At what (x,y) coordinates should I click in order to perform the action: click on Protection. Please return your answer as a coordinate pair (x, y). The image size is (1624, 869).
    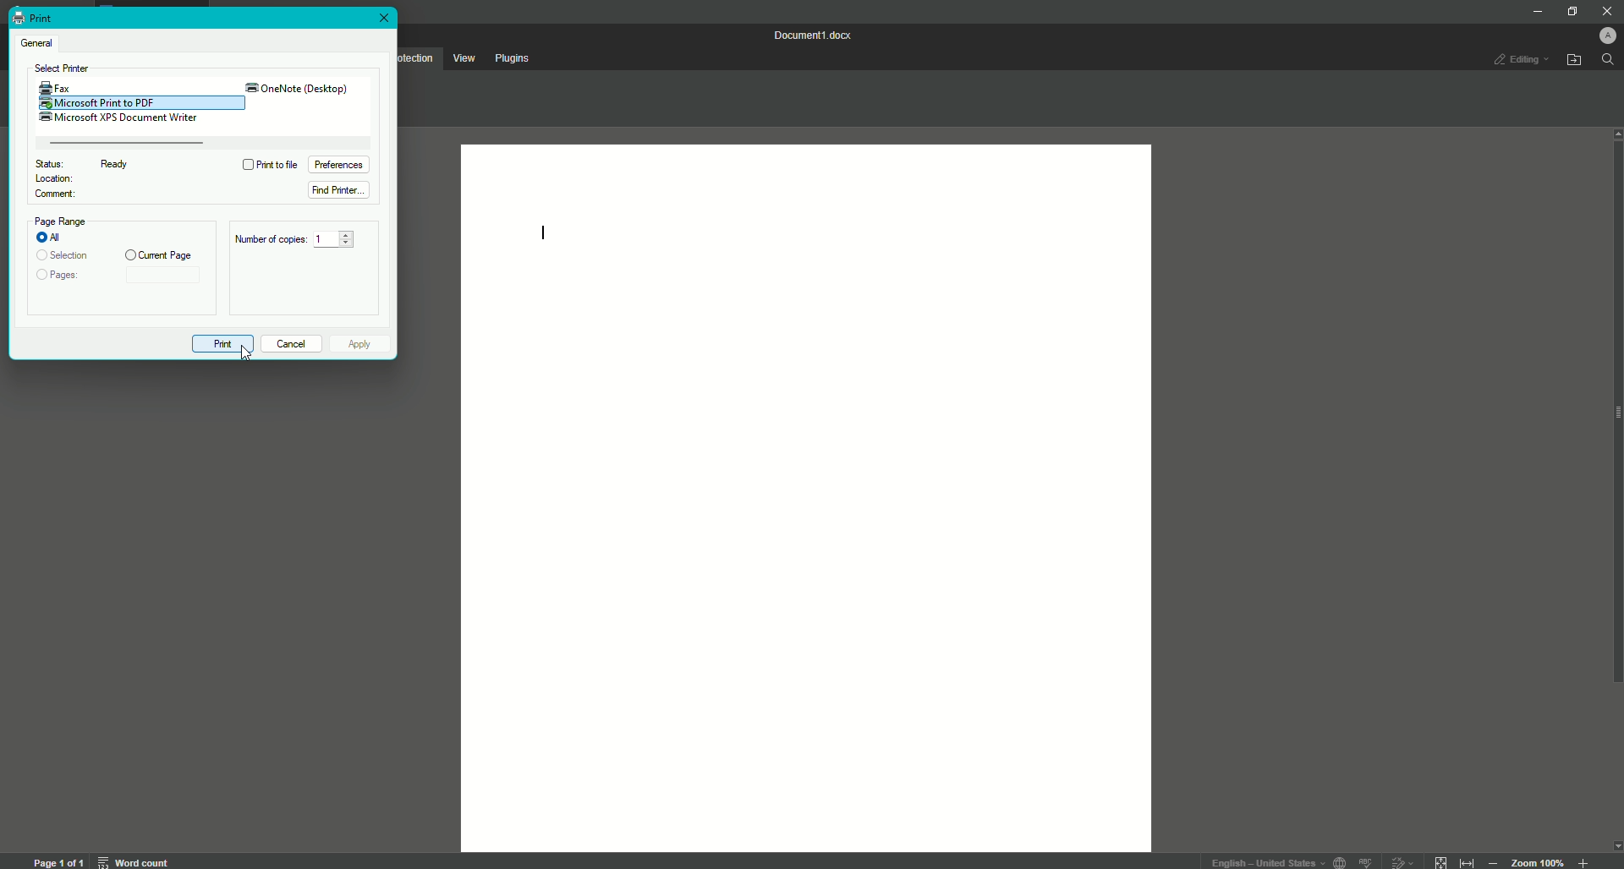
    Looking at the image, I should click on (417, 57).